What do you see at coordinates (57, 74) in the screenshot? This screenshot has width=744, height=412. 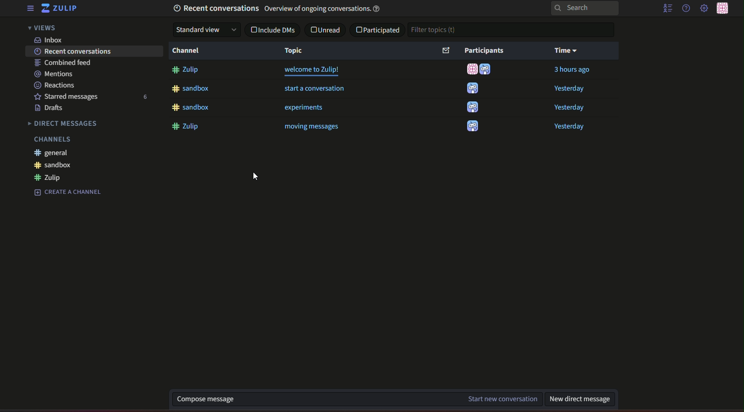 I see `mentions` at bounding box center [57, 74].